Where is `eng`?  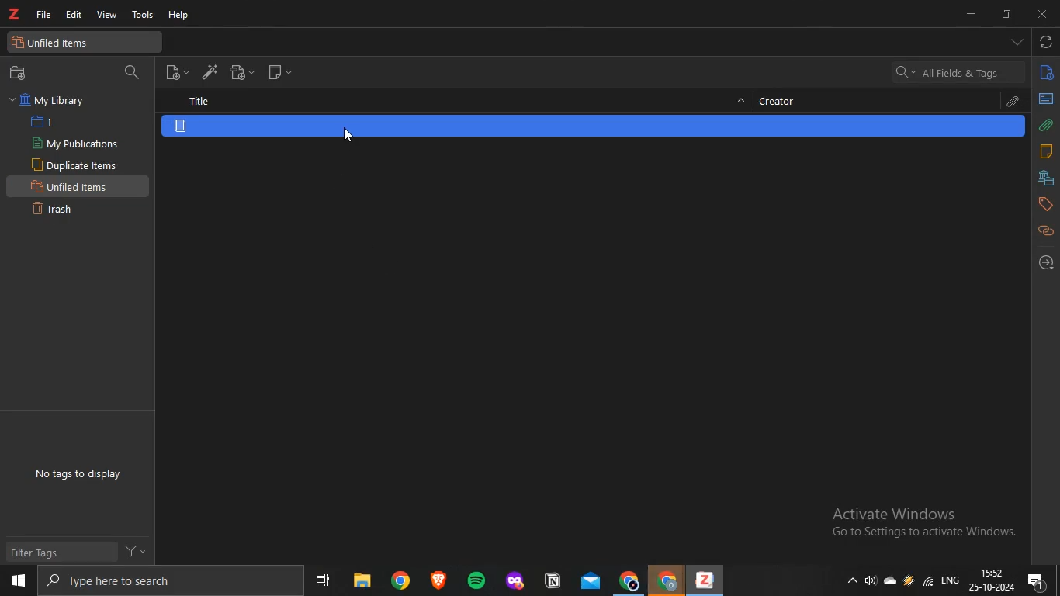 eng is located at coordinates (952, 578).